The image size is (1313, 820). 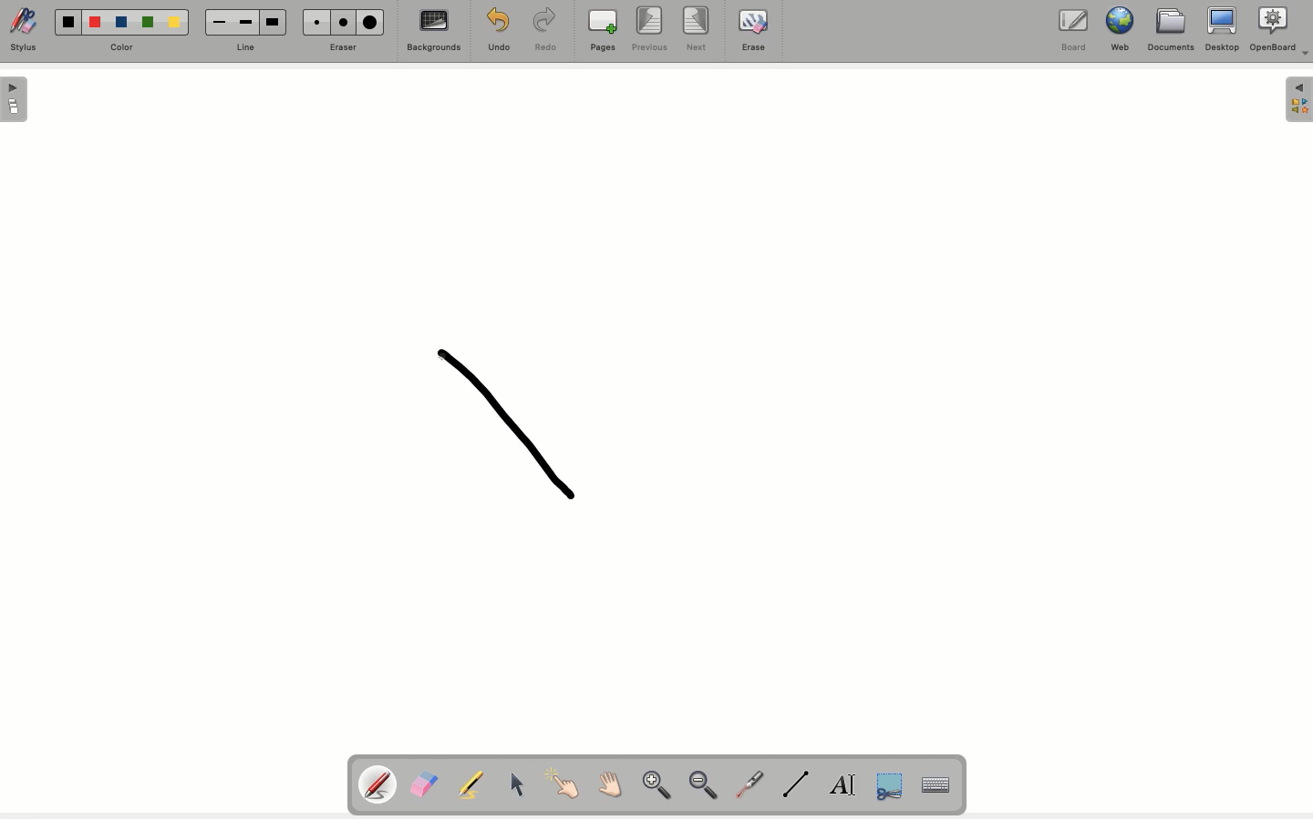 What do you see at coordinates (373, 22) in the screenshot?
I see `Large ` at bounding box center [373, 22].